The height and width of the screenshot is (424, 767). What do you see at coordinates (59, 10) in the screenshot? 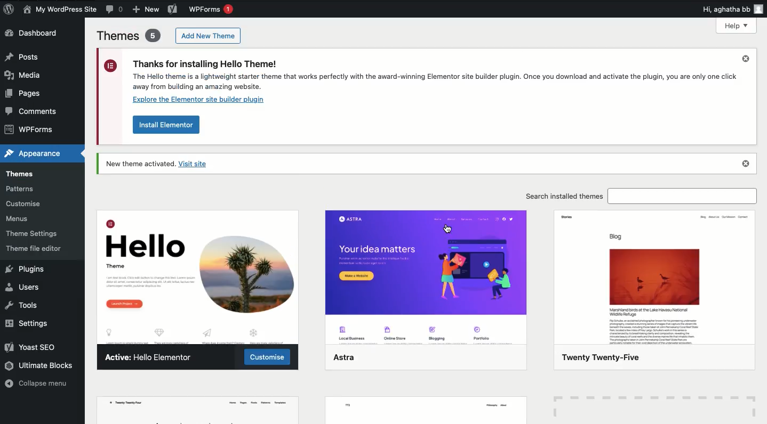
I see `Name` at bounding box center [59, 10].